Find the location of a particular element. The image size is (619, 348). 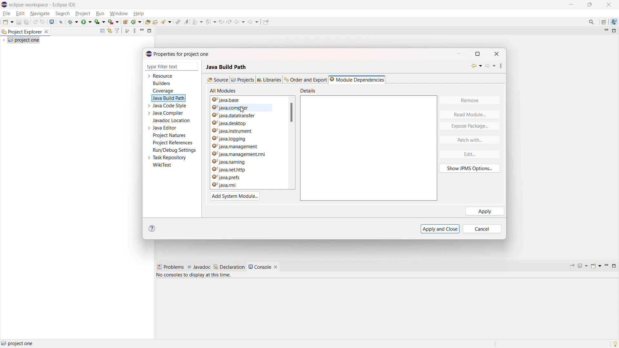

cancel is located at coordinates (485, 229).